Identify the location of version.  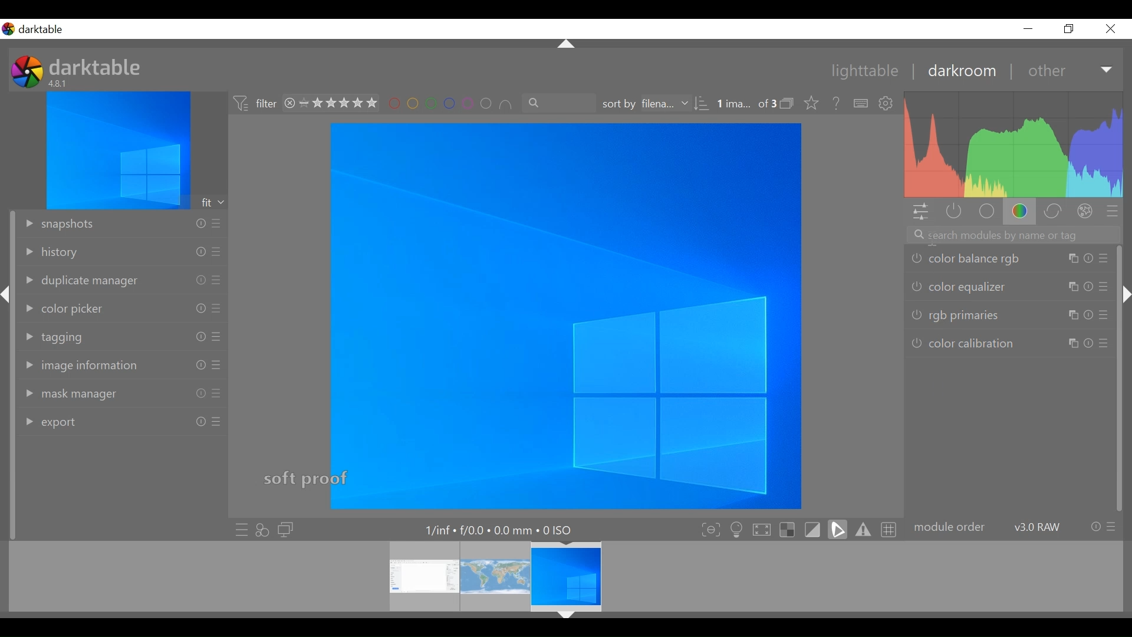
(60, 83).